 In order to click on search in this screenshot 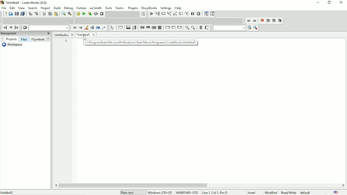, I will do `click(249, 27)`.